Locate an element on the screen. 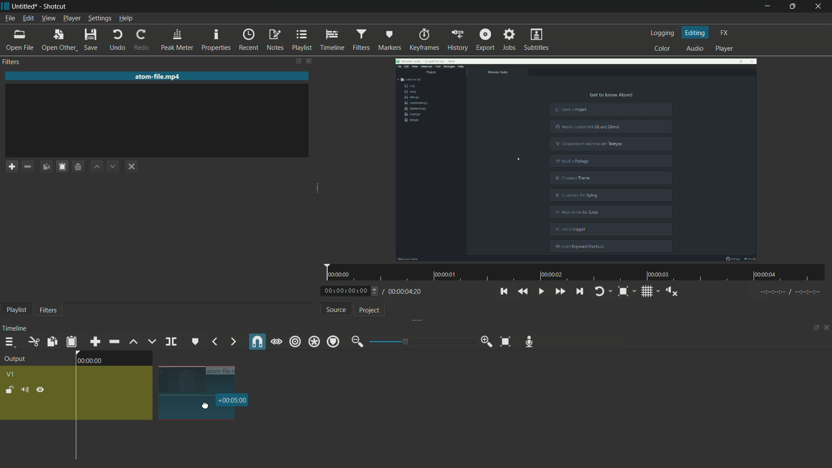 The height and width of the screenshot is (468, 832). save filter set is located at coordinates (78, 167).